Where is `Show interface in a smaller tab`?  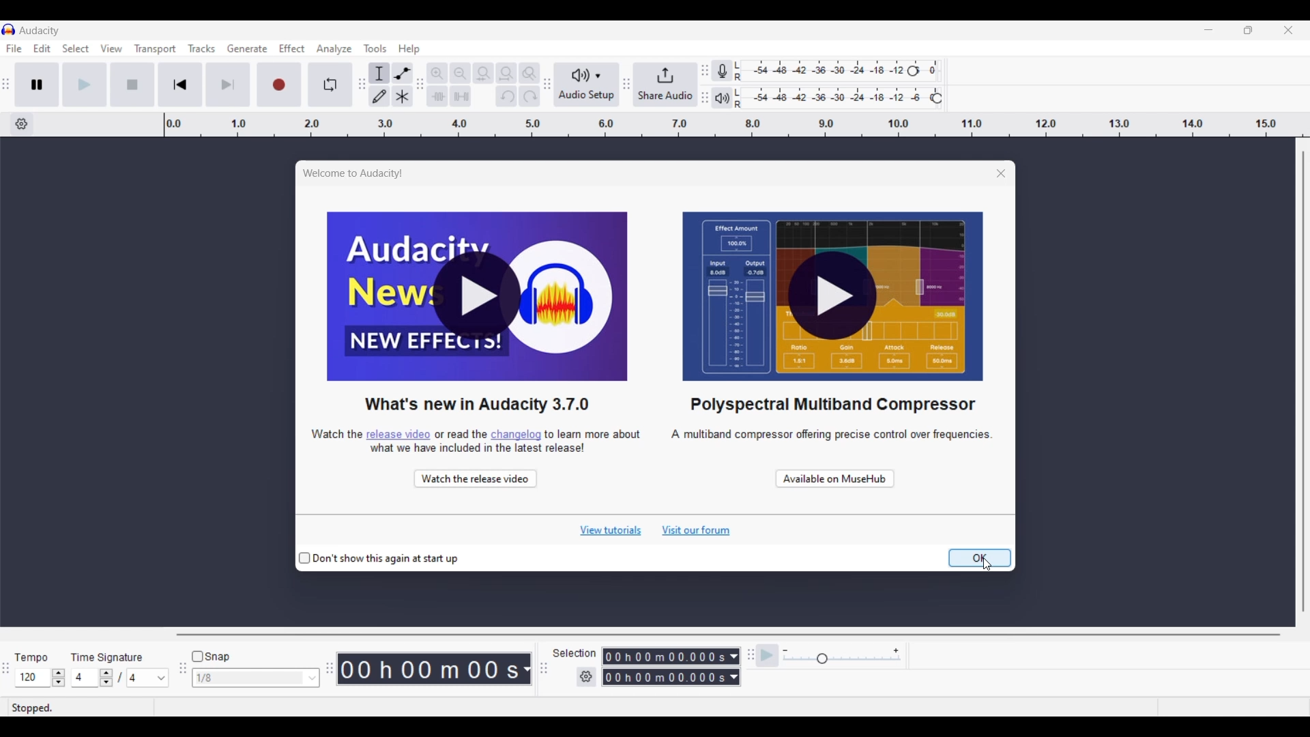
Show interface in a smaller tab is located at coordinates (1249, 29).